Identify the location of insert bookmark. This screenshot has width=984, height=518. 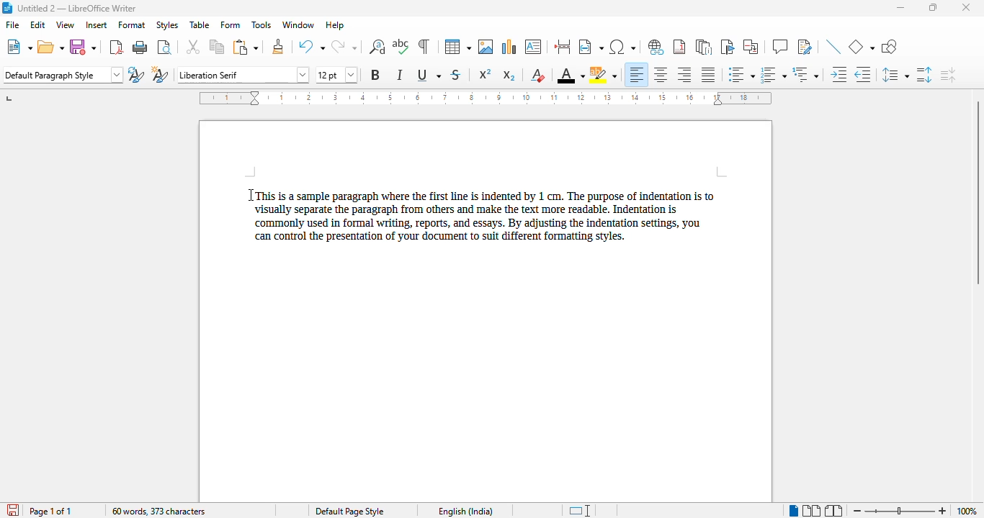
(728, 47).